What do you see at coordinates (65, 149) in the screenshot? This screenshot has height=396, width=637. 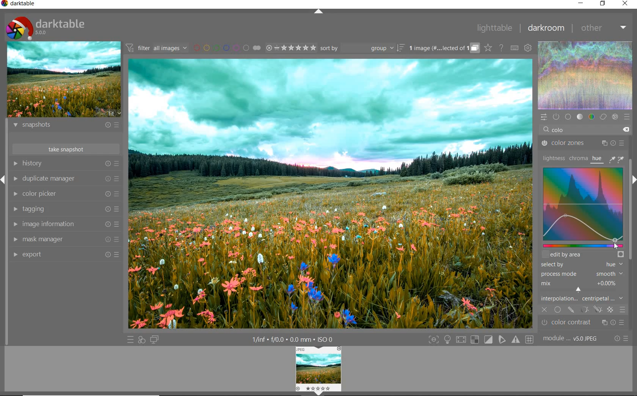 I see `take snapshots` at bounding box center [65, 149].